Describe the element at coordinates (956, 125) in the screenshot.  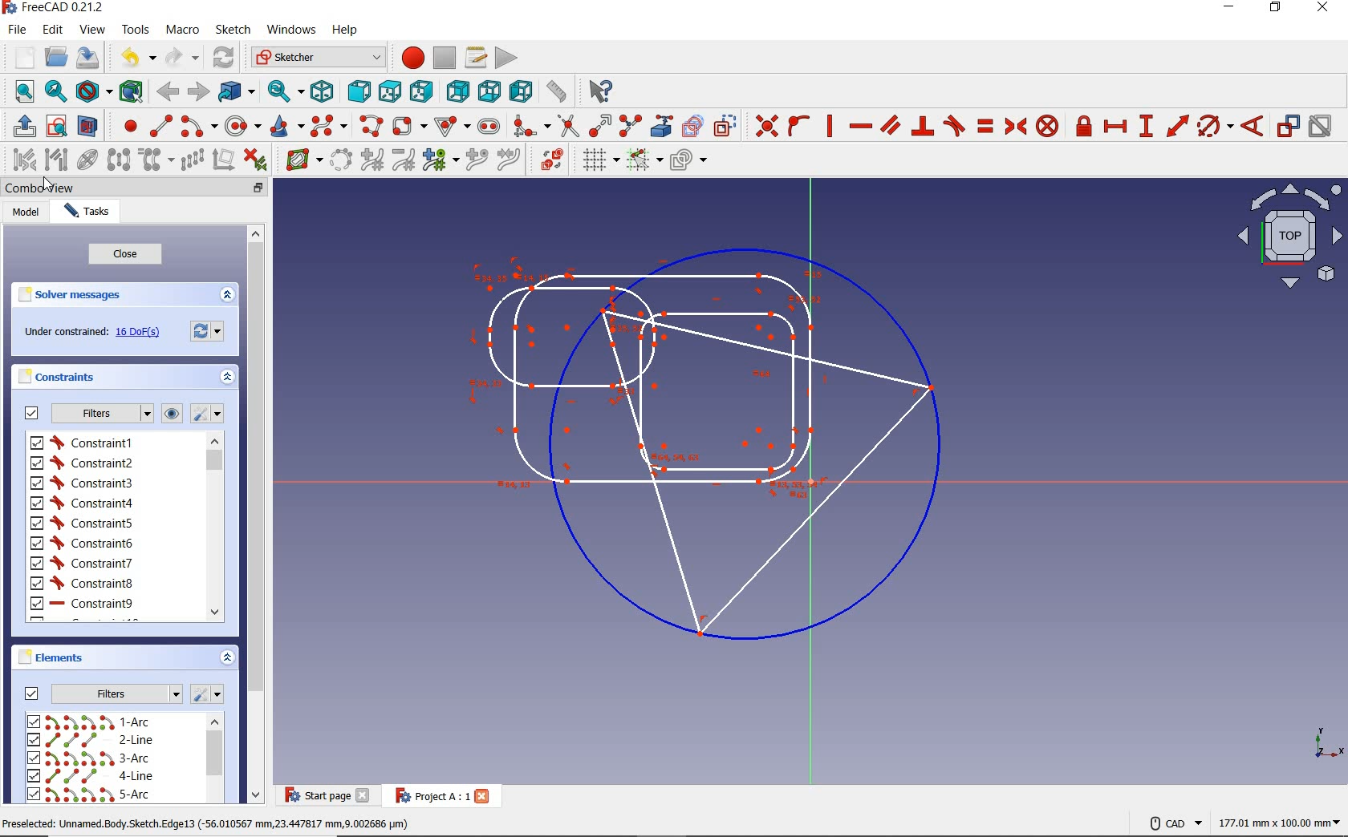
I see `constrain tangent` at that location.